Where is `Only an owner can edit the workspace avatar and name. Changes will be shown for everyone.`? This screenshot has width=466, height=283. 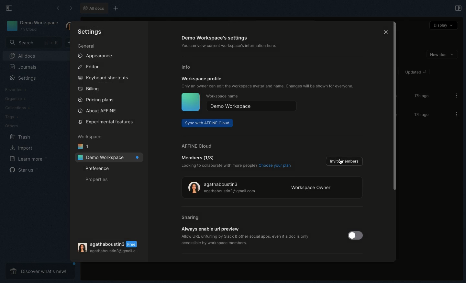
Only an owner can edit the workspace avatar and name. Changes will be shown for everyone. is located at coordinates (271, 86).